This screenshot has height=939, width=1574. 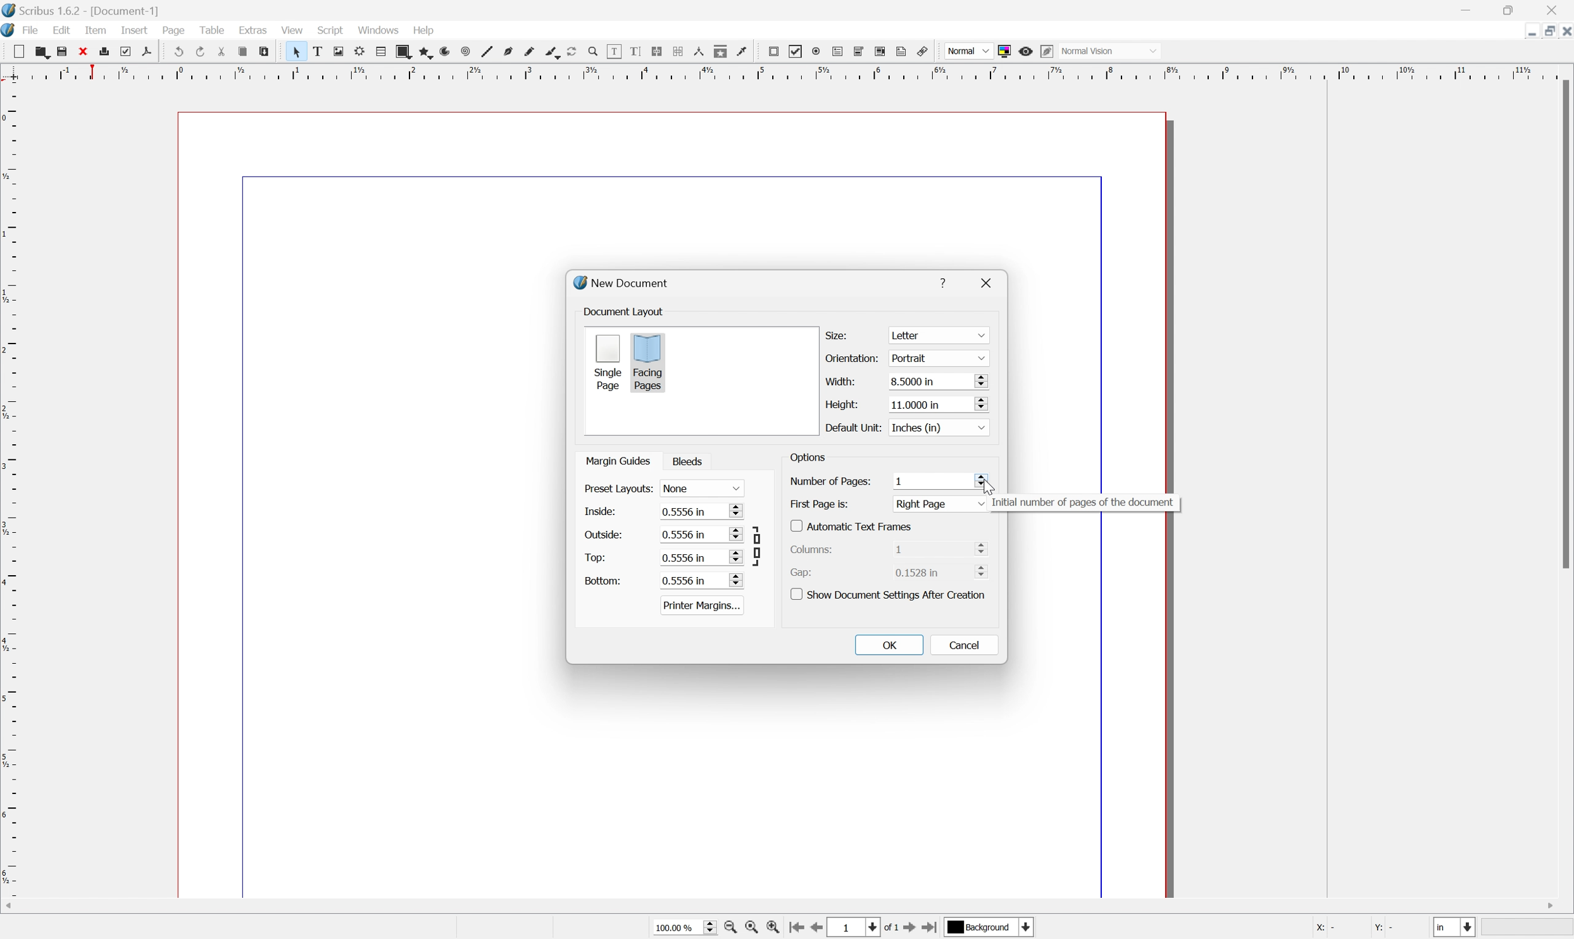 I want to click on none, so click(x=704, y=488).